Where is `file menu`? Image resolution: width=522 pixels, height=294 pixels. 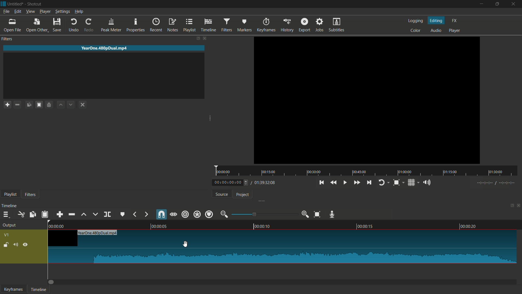
file menu is located at coordinates (6, 12).